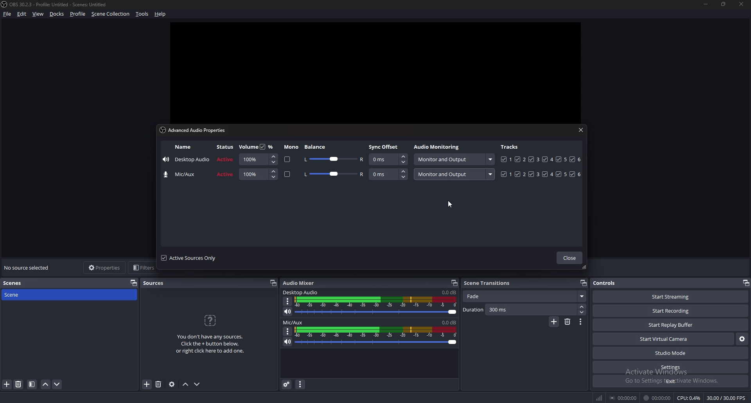  I want to click on tracks, so click(510, 147).